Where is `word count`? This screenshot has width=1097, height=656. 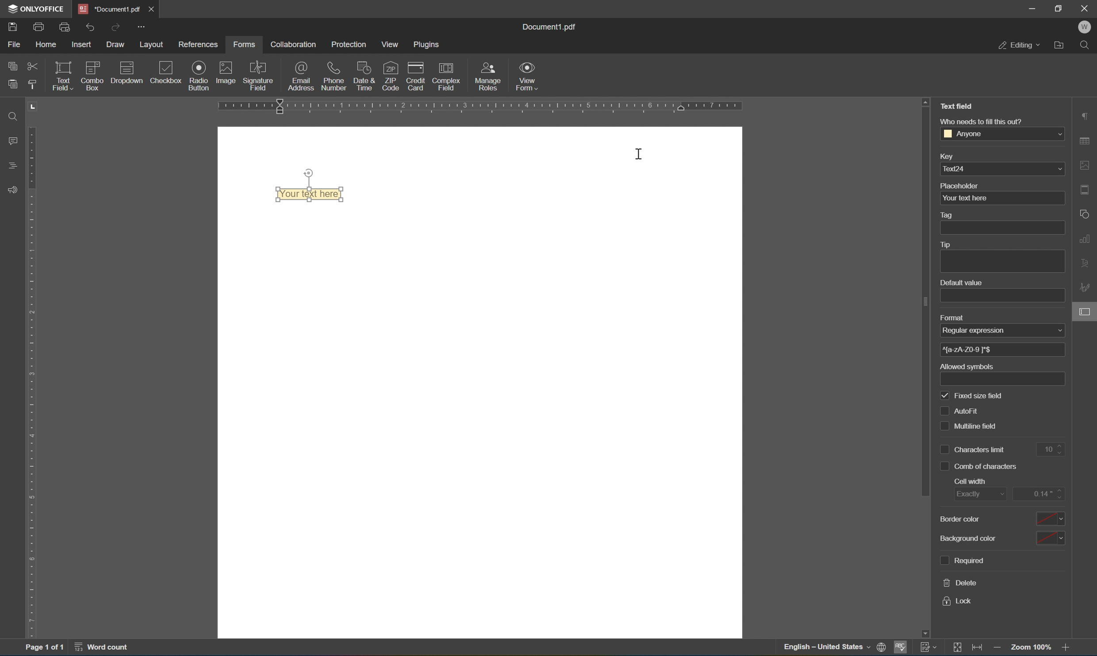 word count is located at coordinates (107, 648).